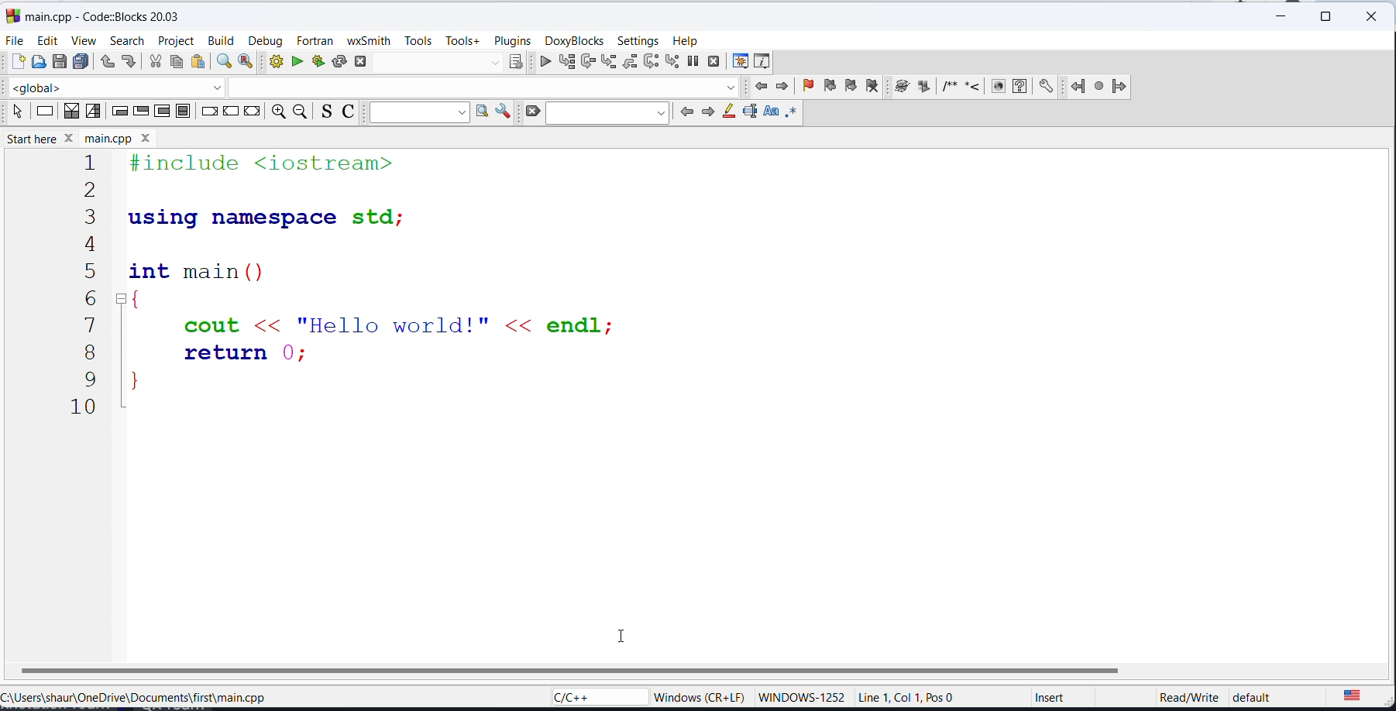 This screenshot has height=711, width=1396. I want to click on Start here, so click(43, 137).